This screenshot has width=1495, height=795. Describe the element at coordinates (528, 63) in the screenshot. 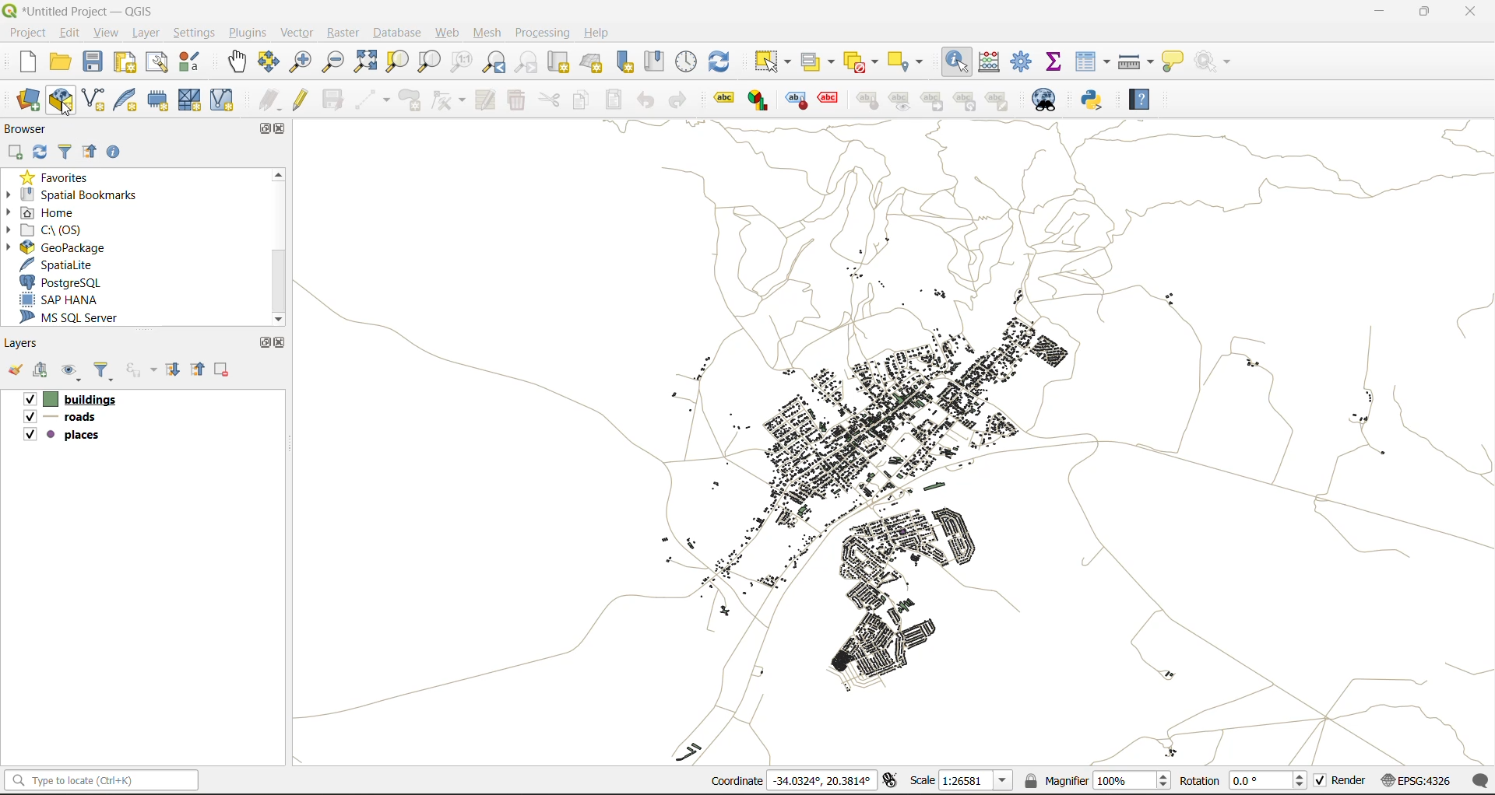

I see `zoom next` at that location.